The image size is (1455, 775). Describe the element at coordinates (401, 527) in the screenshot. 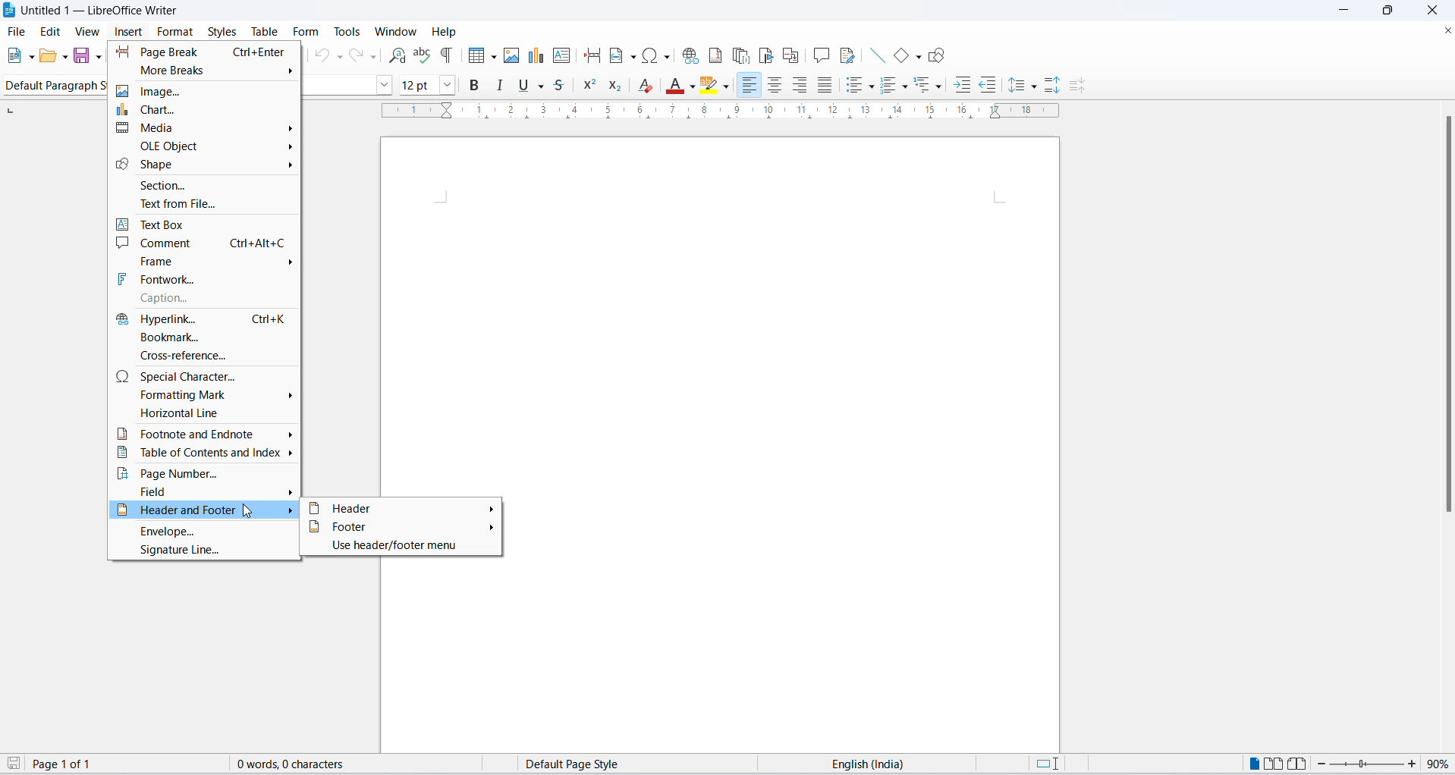

I see `footer` at that location.